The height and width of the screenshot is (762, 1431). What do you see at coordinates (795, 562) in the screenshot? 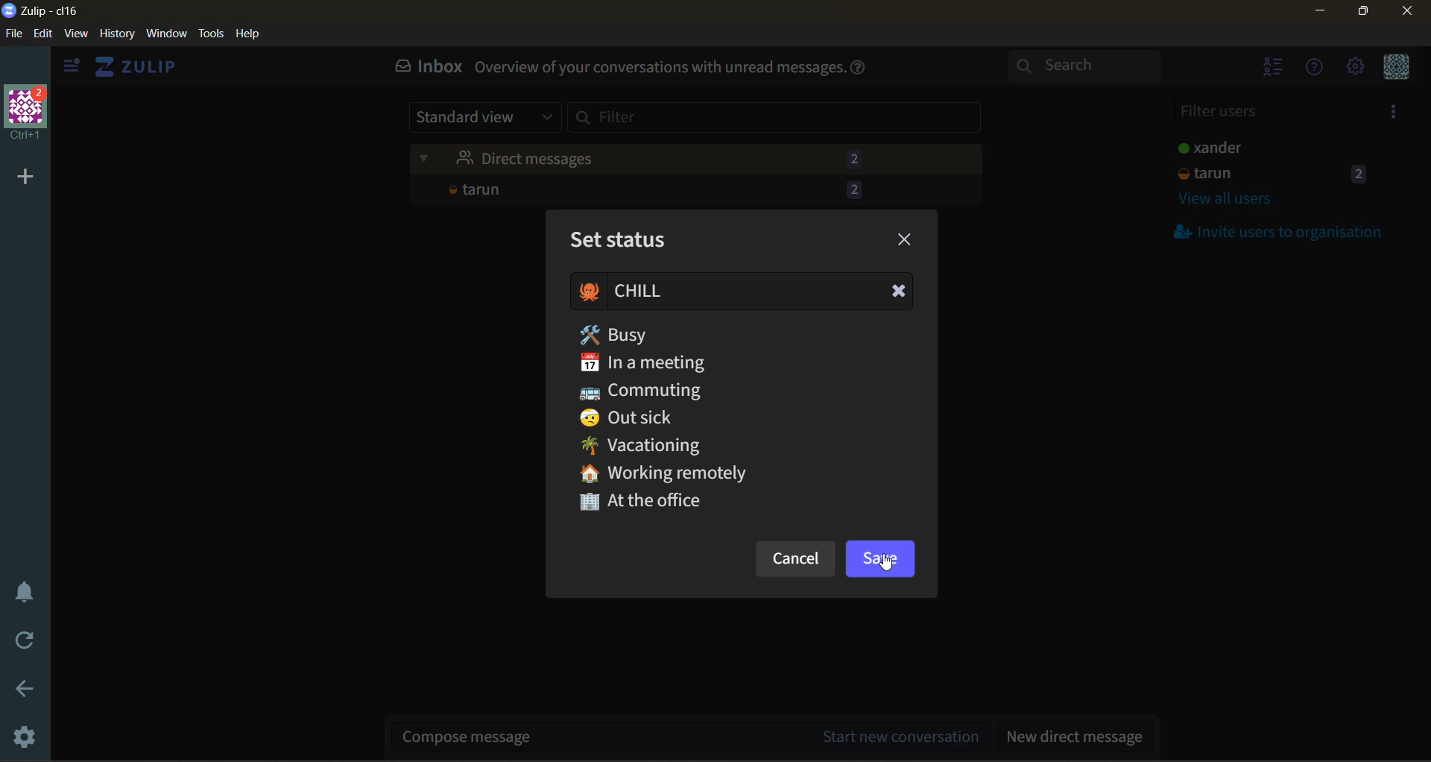
I see `cancel` at bounding box center [795, 562].